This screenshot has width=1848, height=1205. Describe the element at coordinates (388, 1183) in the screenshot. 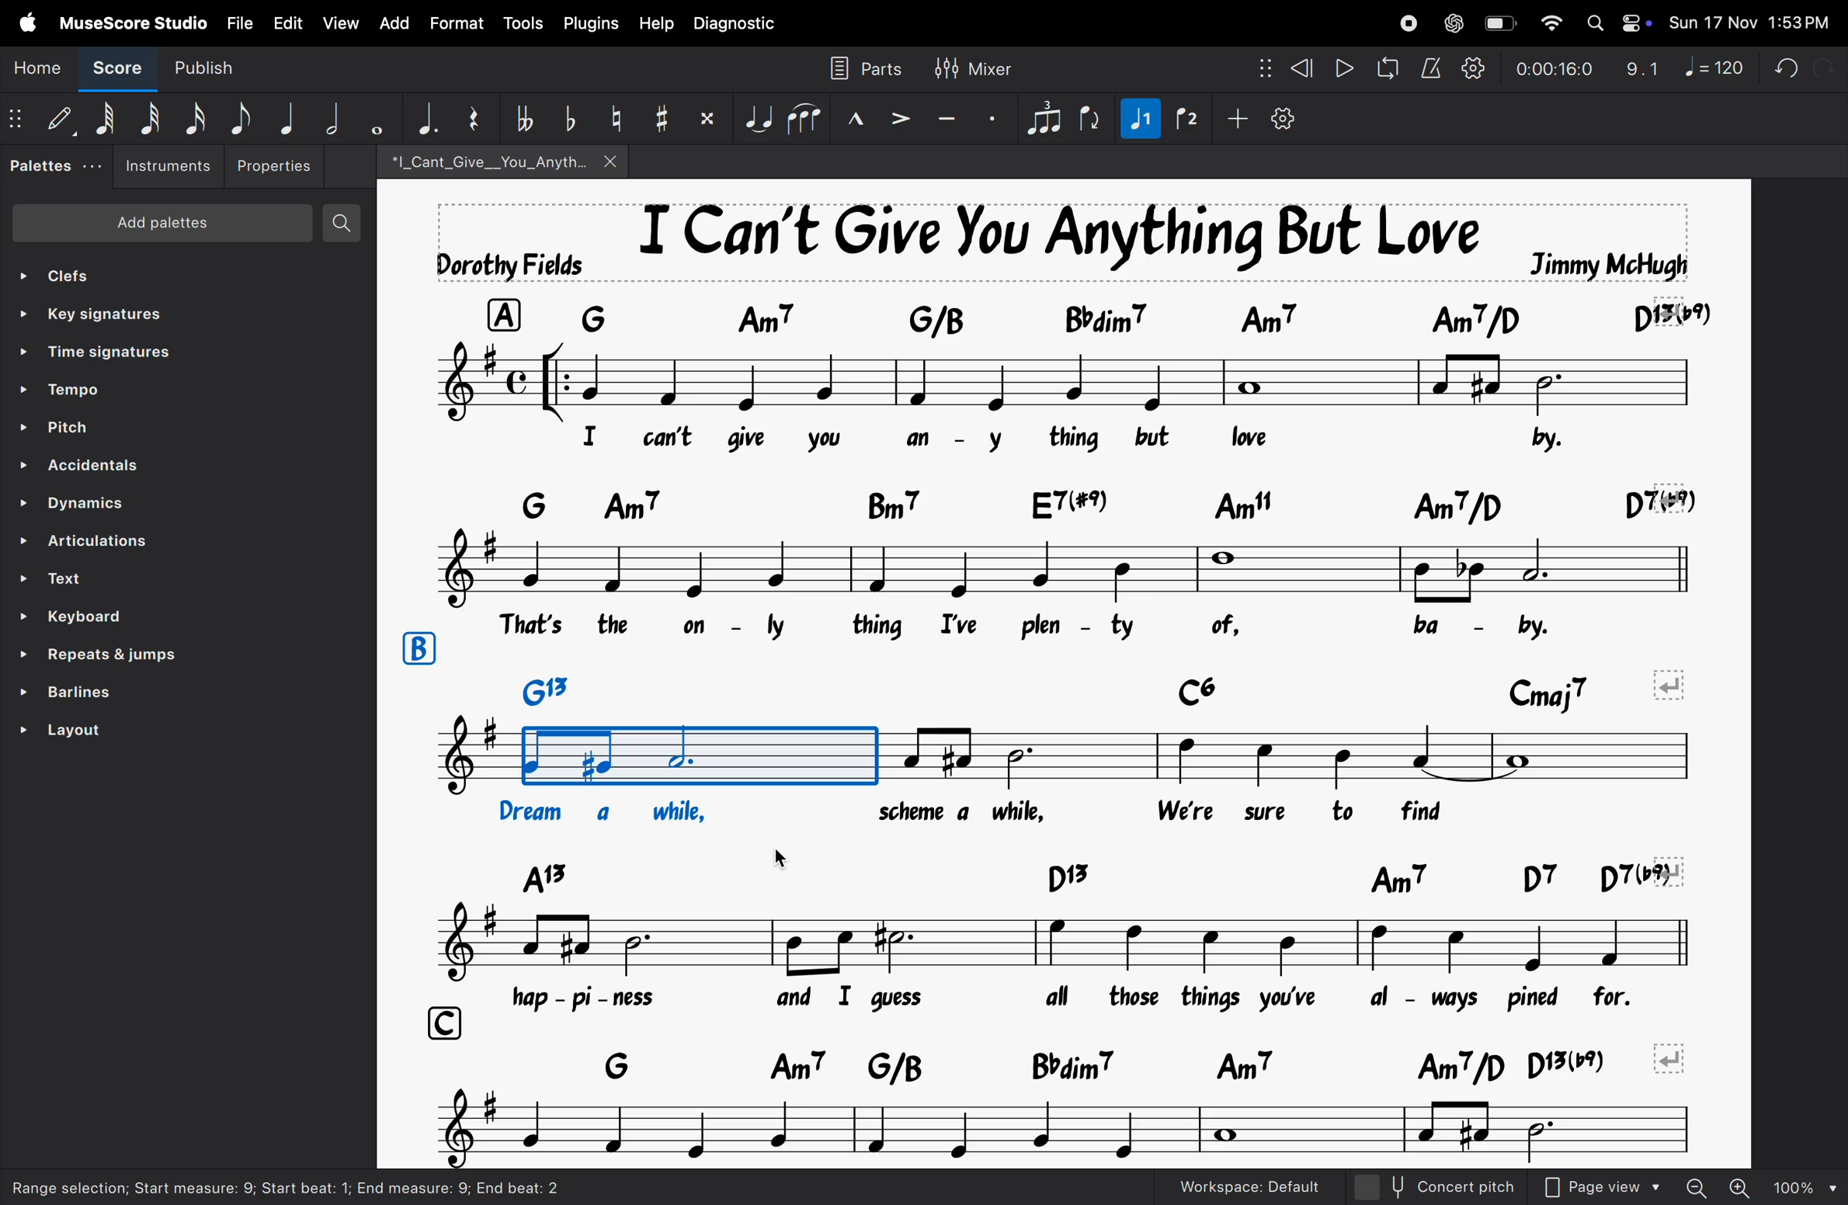

I see `task bar` at that location.